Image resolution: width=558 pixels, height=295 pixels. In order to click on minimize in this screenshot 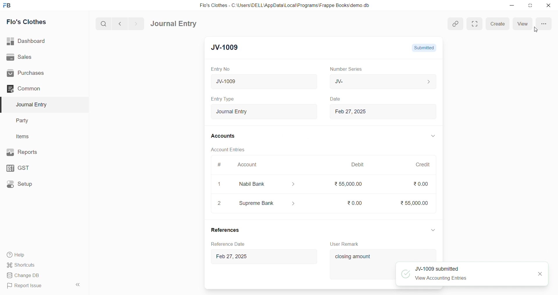, I will do `click(511, 5)`.